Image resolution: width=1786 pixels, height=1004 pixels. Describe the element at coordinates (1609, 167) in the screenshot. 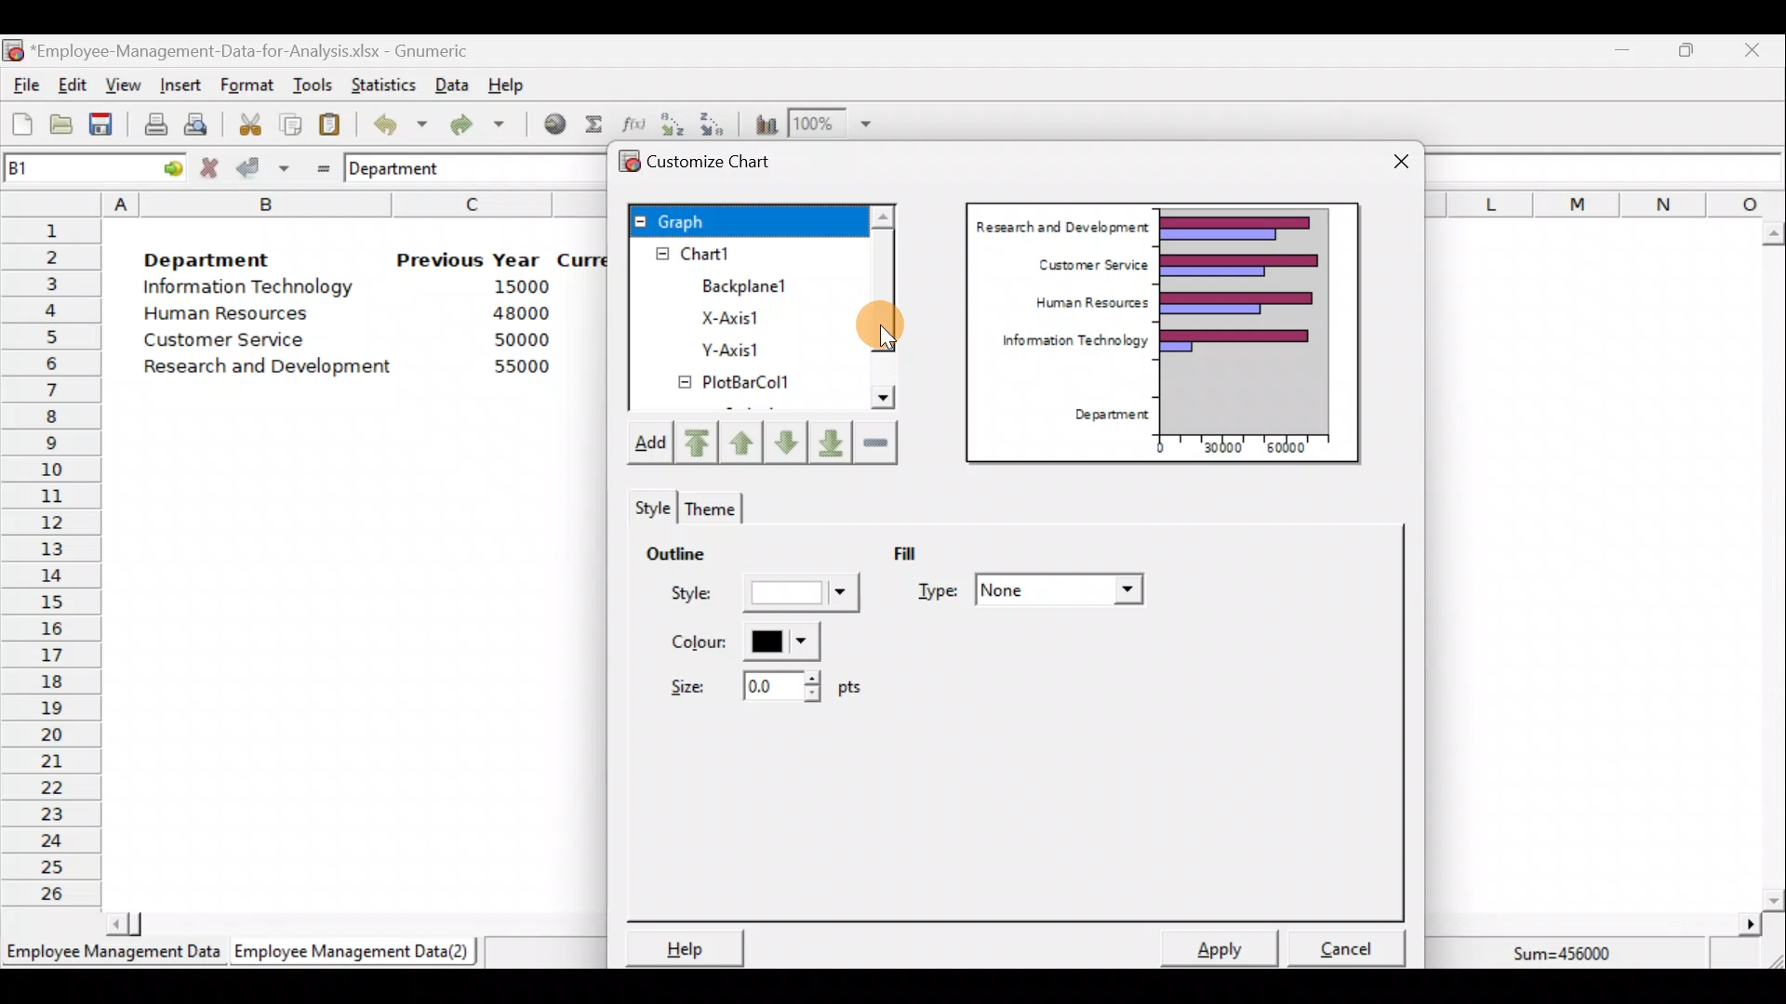

I see `Formula bar` at that location.